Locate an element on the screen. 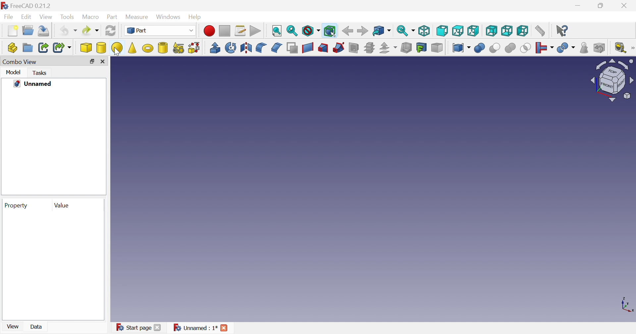 This screenshot has width=636, height=334. Color per face is located at coordinates (437, 48).